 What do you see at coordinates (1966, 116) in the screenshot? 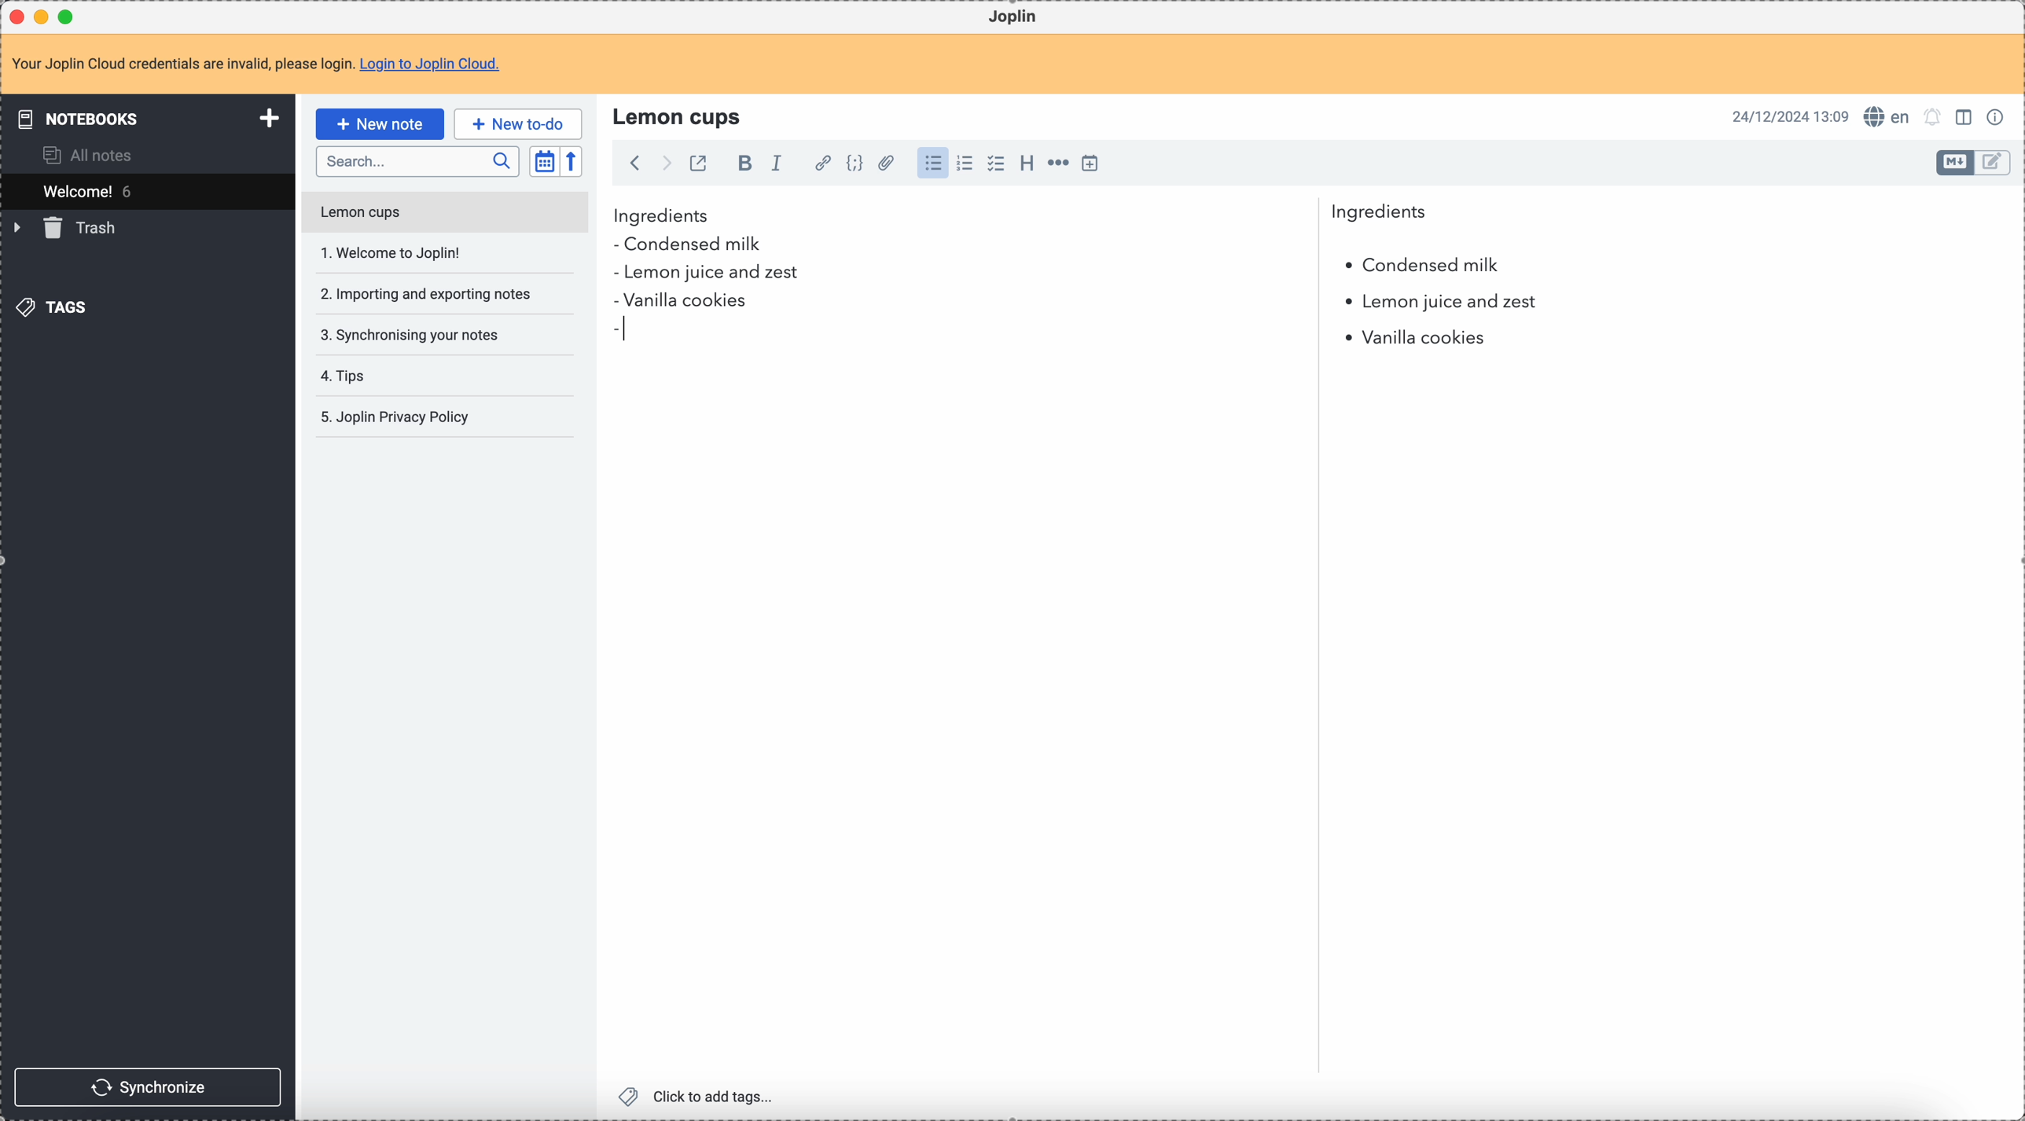
I see `toggle edit layout` at bounding box center [1966, 116].